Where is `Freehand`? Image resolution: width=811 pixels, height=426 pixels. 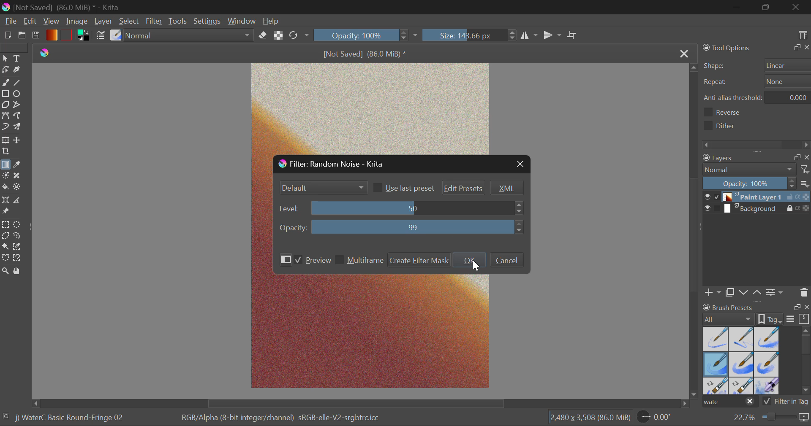
Freehand is located at coordinates (6, 83).